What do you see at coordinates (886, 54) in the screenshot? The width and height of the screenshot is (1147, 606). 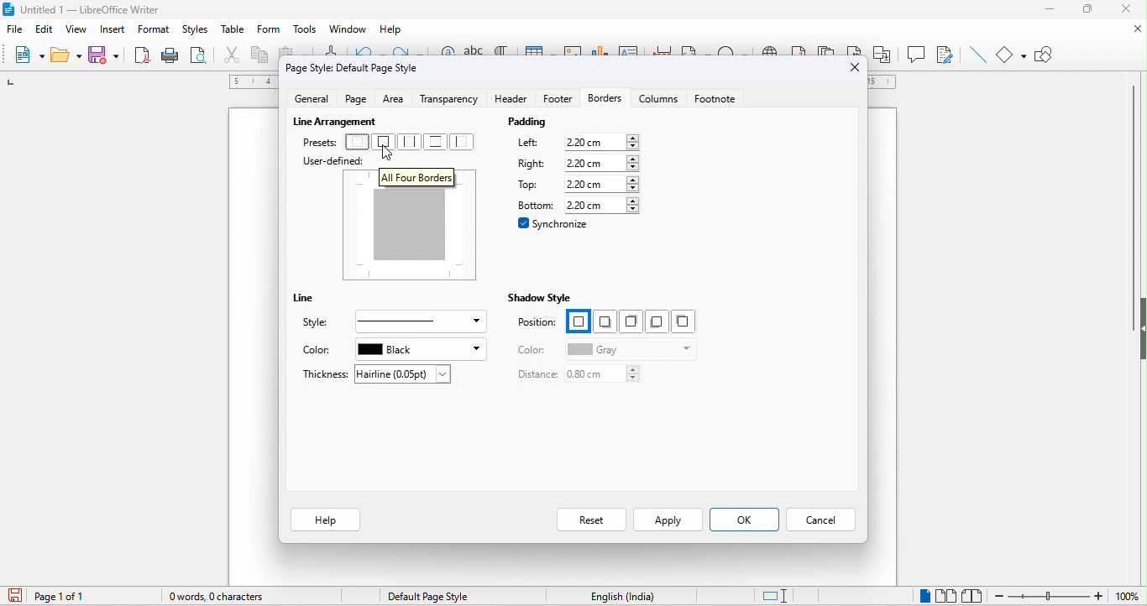 I see `cross reference` at bounding box center [886, 54].